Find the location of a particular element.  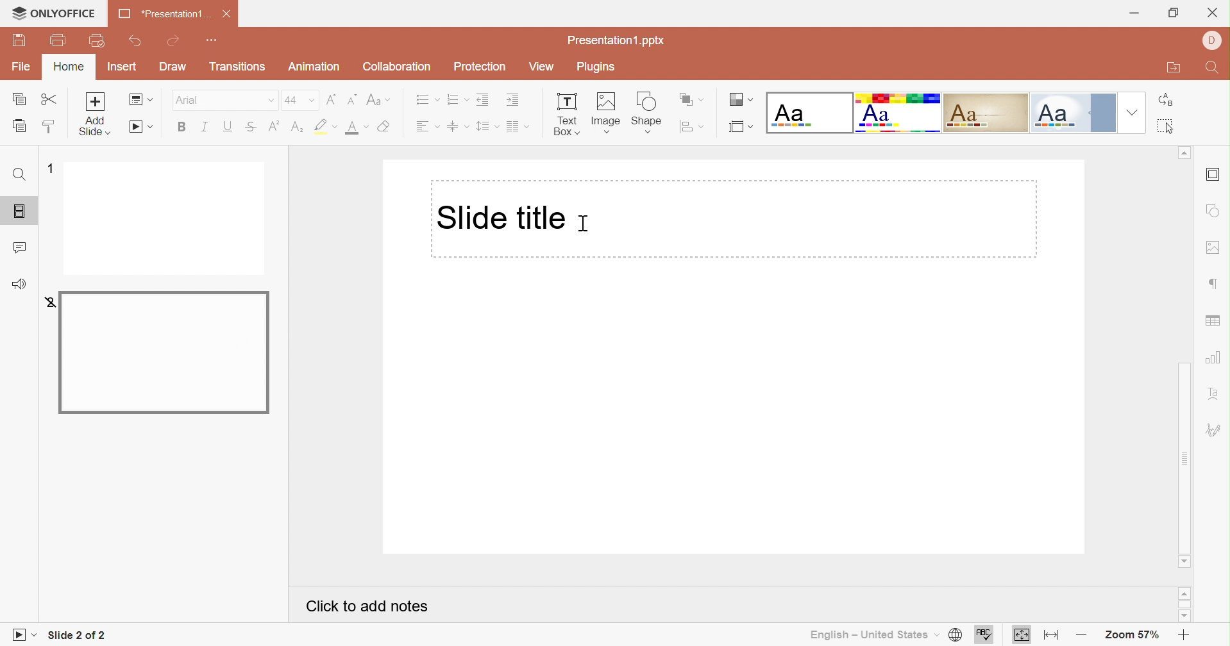

Table settings is located at coordinates (1215, 321).